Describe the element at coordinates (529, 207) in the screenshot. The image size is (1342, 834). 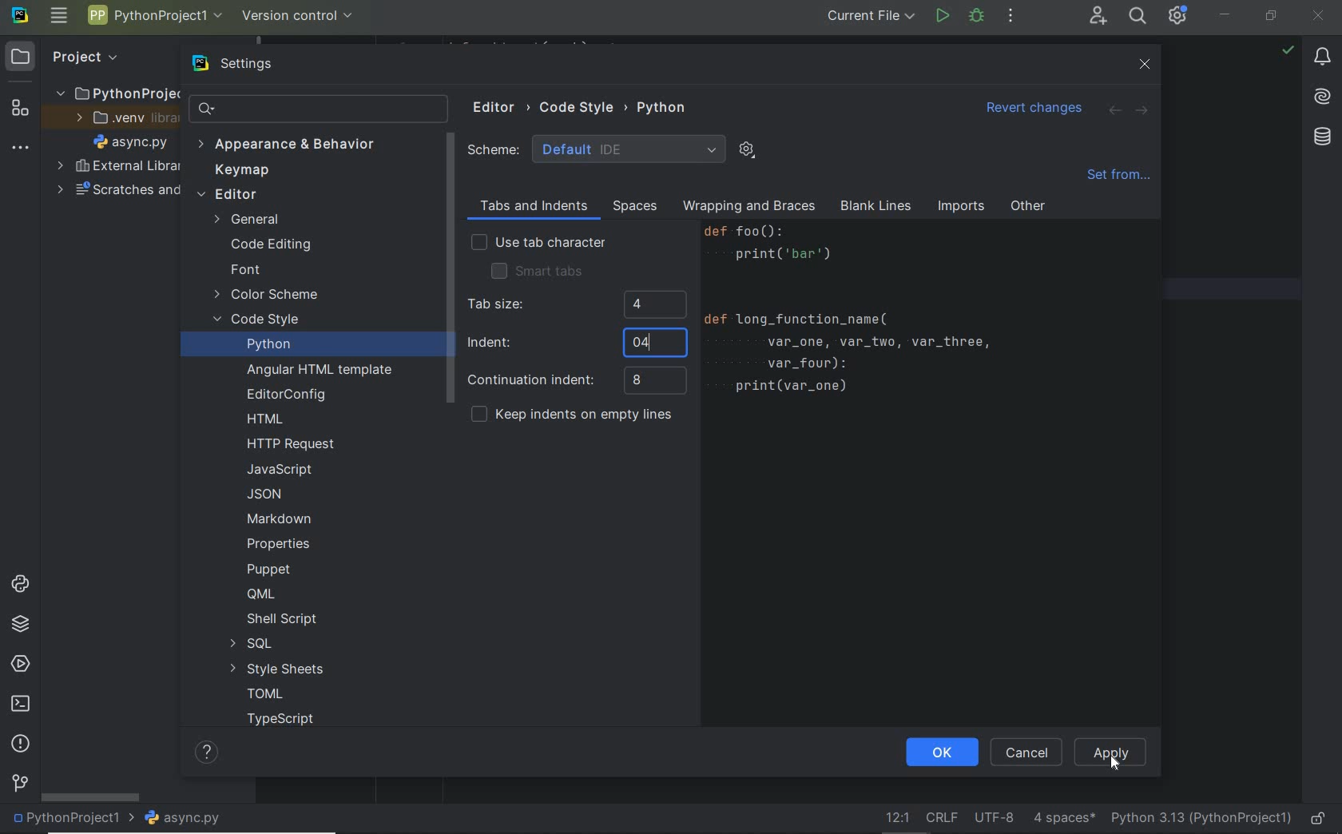
I see `Tabs and Indents` at that location.